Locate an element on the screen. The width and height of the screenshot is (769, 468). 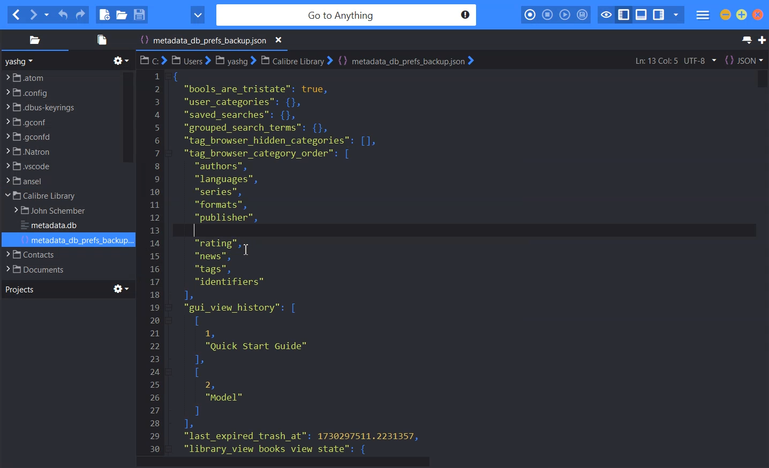
Minimize is located at coordinates (726, 14).